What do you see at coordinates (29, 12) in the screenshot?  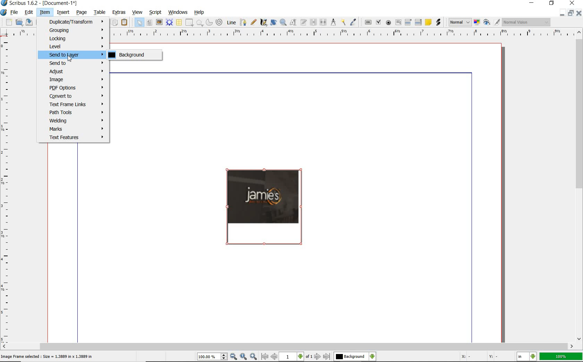 I see `edit` at bounding box center [29, 12].